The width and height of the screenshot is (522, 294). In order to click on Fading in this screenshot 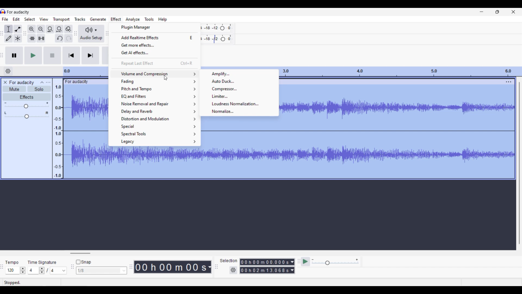, I will do `click(154, 81)`.